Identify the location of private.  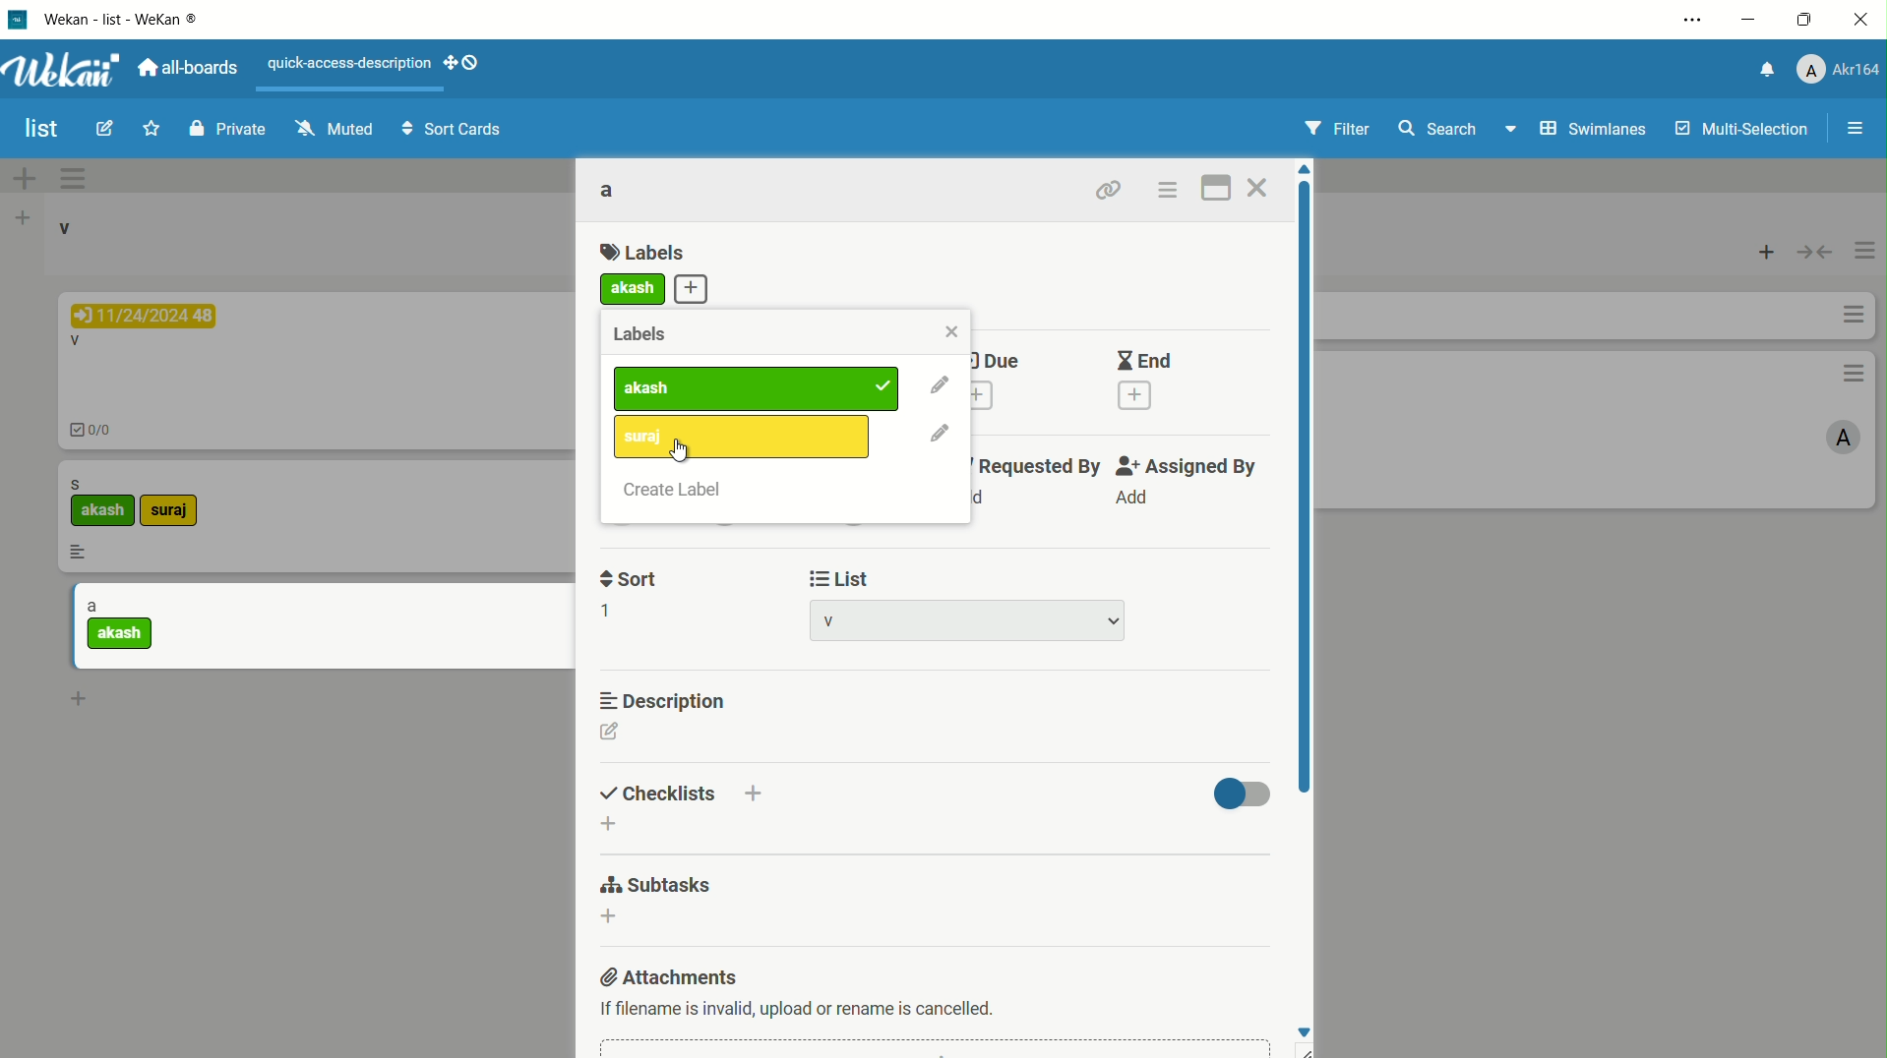
(224, 132).